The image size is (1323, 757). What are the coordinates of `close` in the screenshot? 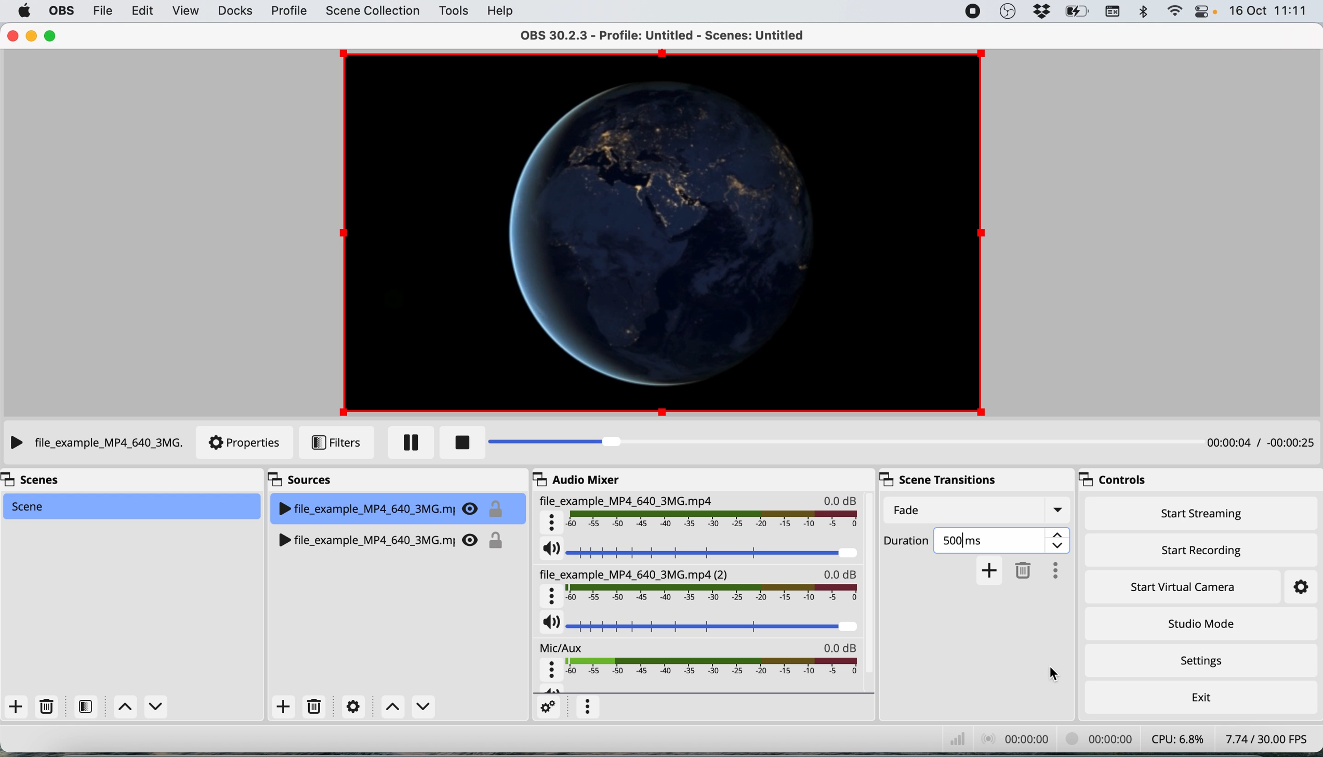 It's located at (12, 35).